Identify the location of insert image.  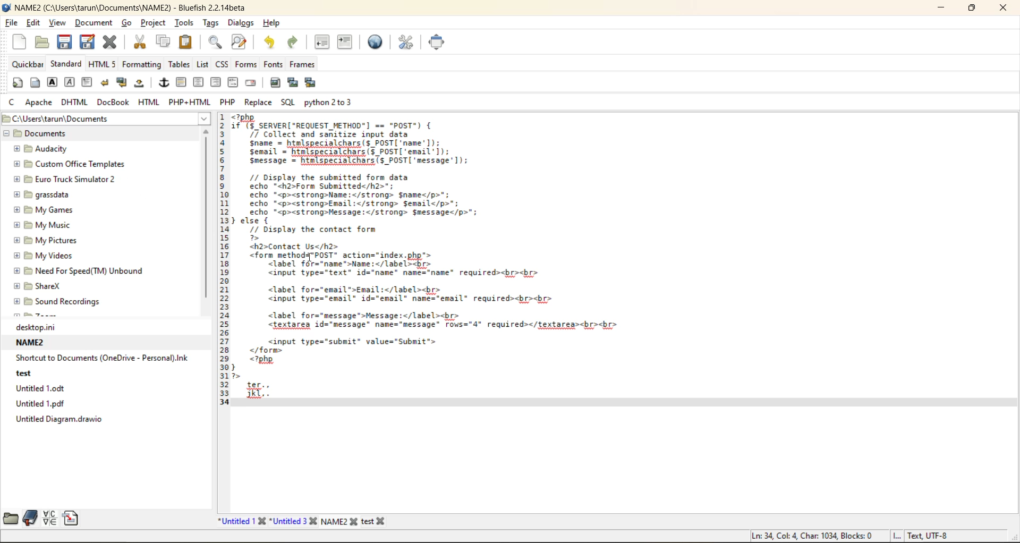
(274, 83).